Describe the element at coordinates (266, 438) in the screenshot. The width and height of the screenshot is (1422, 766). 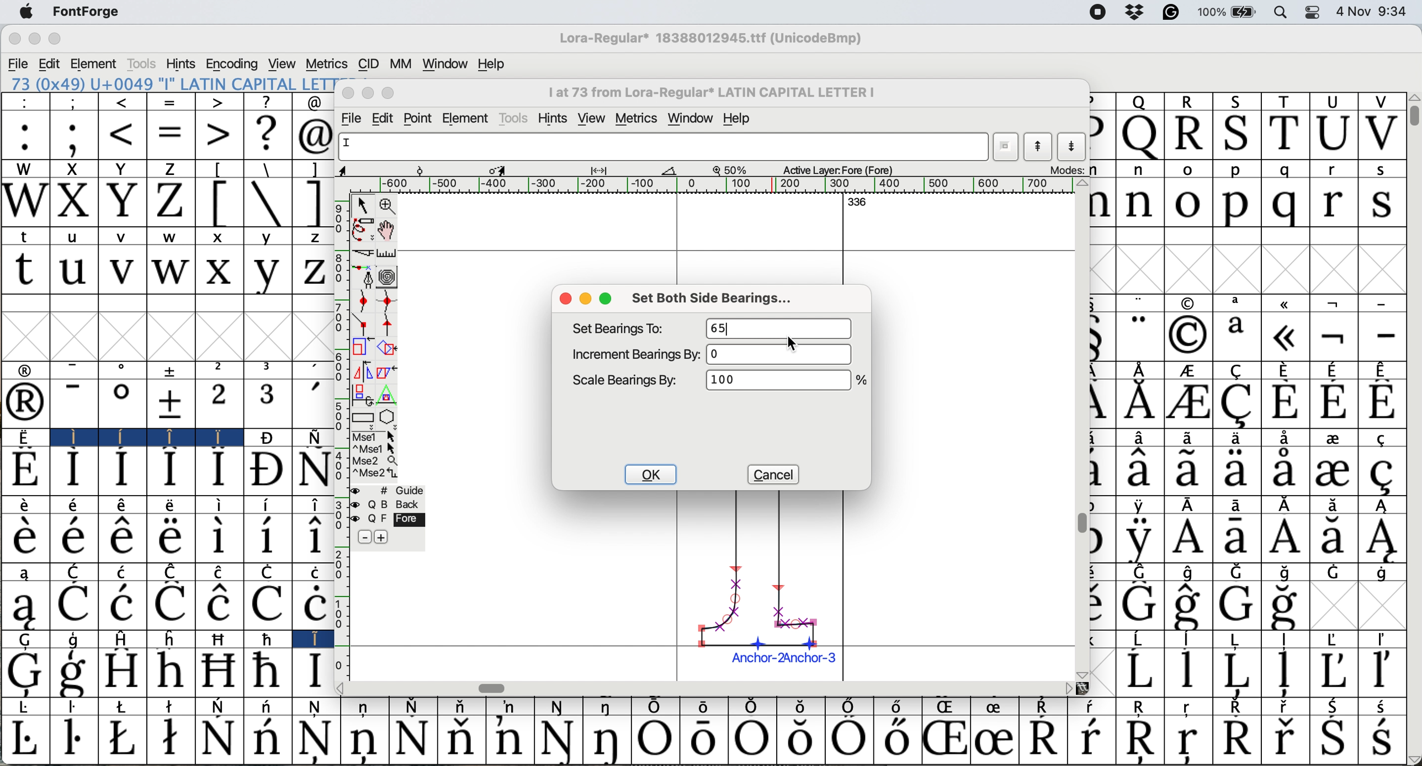
I see `Symbol` at that location.